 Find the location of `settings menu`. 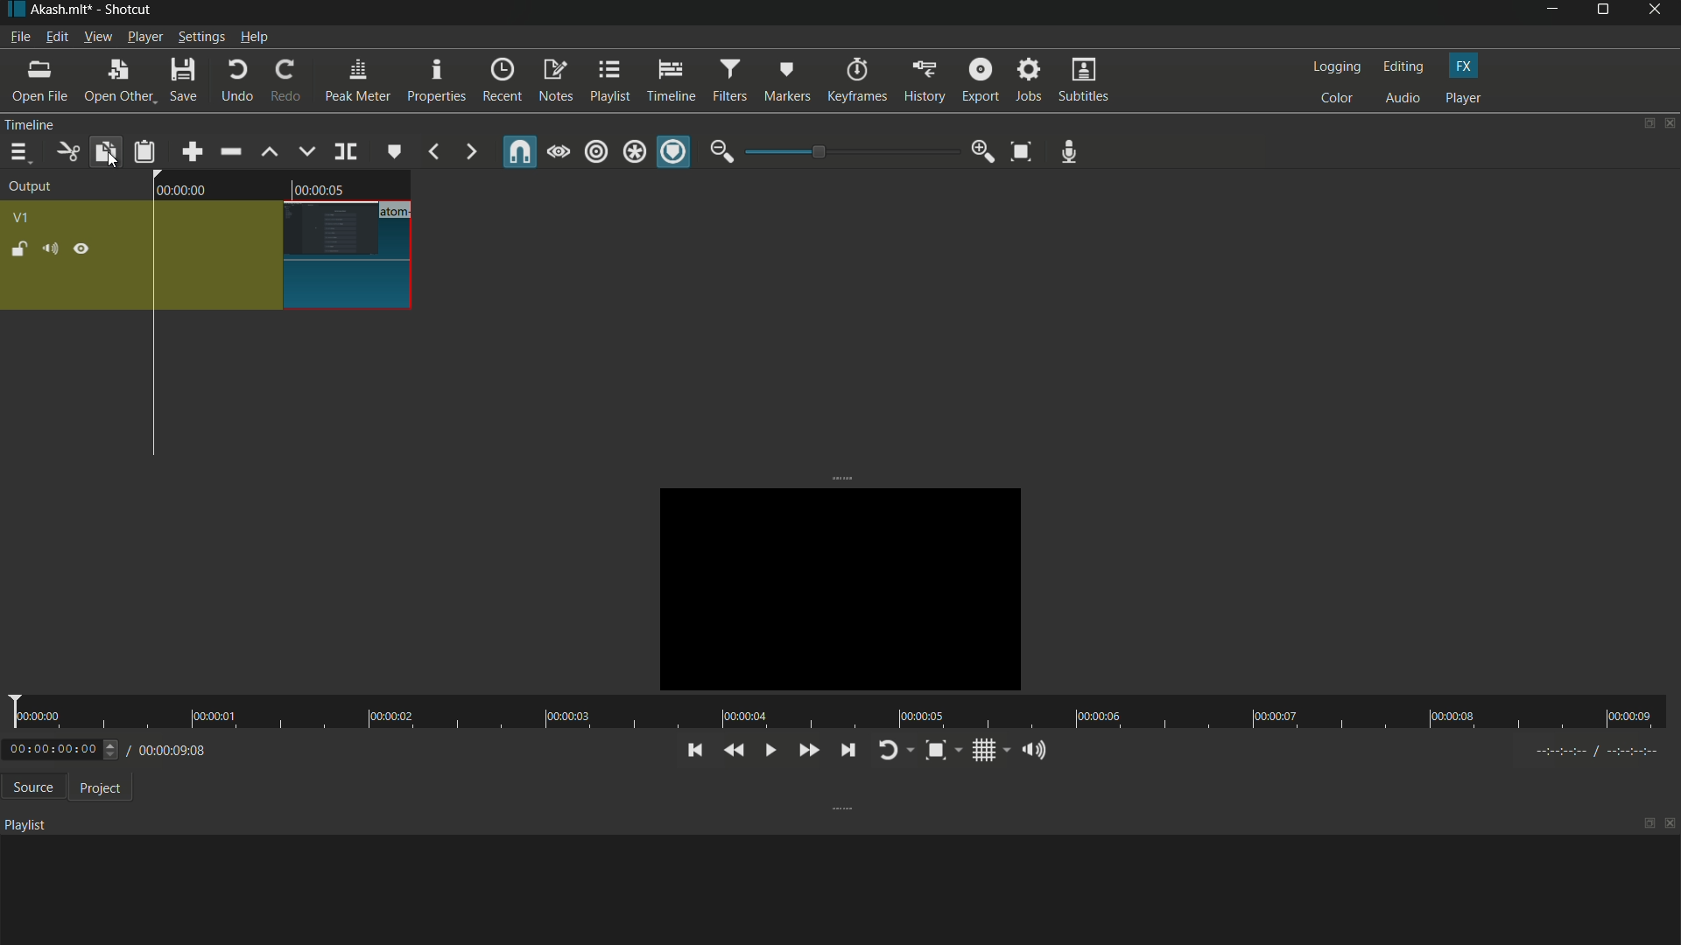

settings menu is located at coordinates (200, 37).